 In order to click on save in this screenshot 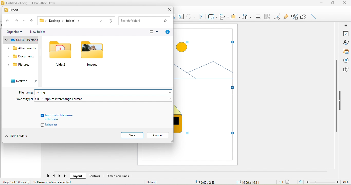, I will do `click(289, 182)`.